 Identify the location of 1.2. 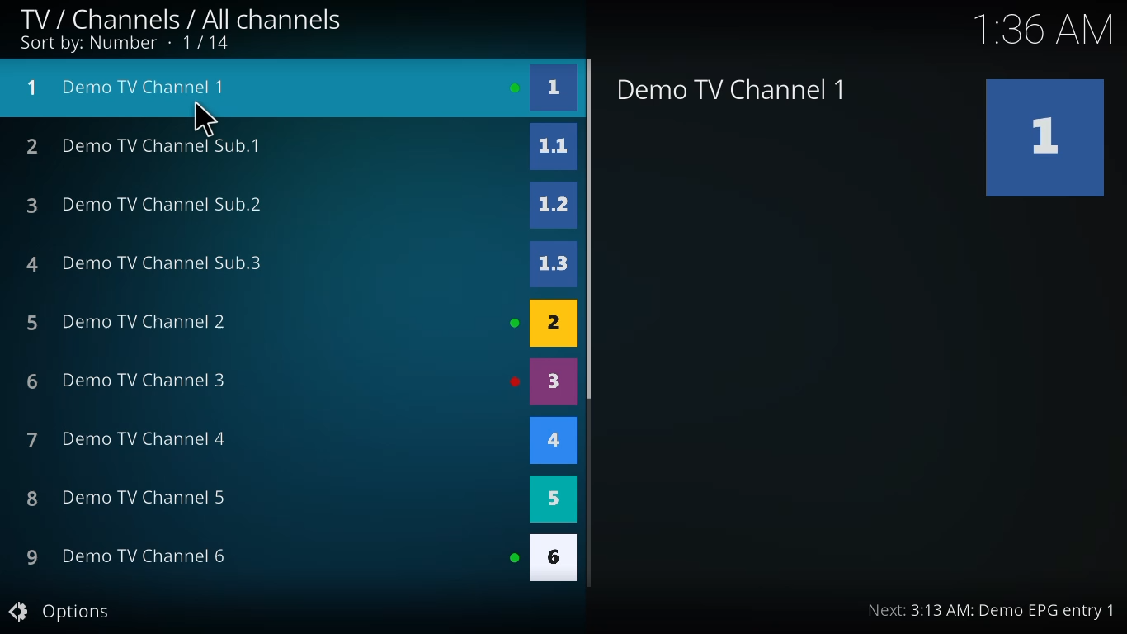
(554, 201).